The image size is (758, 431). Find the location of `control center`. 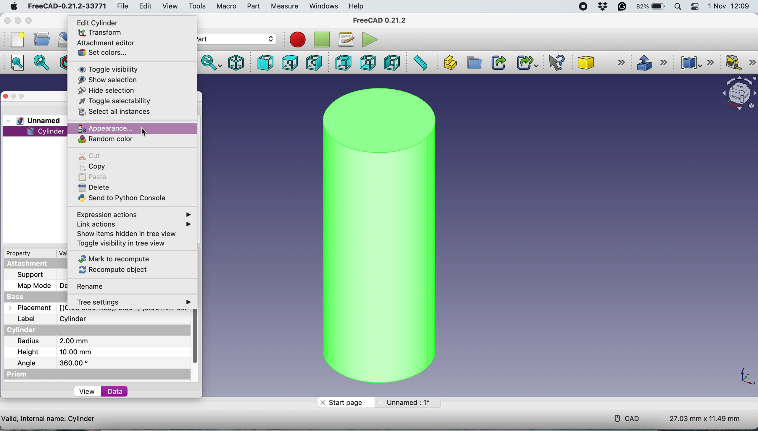

control center is located at coordinates (696, 8).